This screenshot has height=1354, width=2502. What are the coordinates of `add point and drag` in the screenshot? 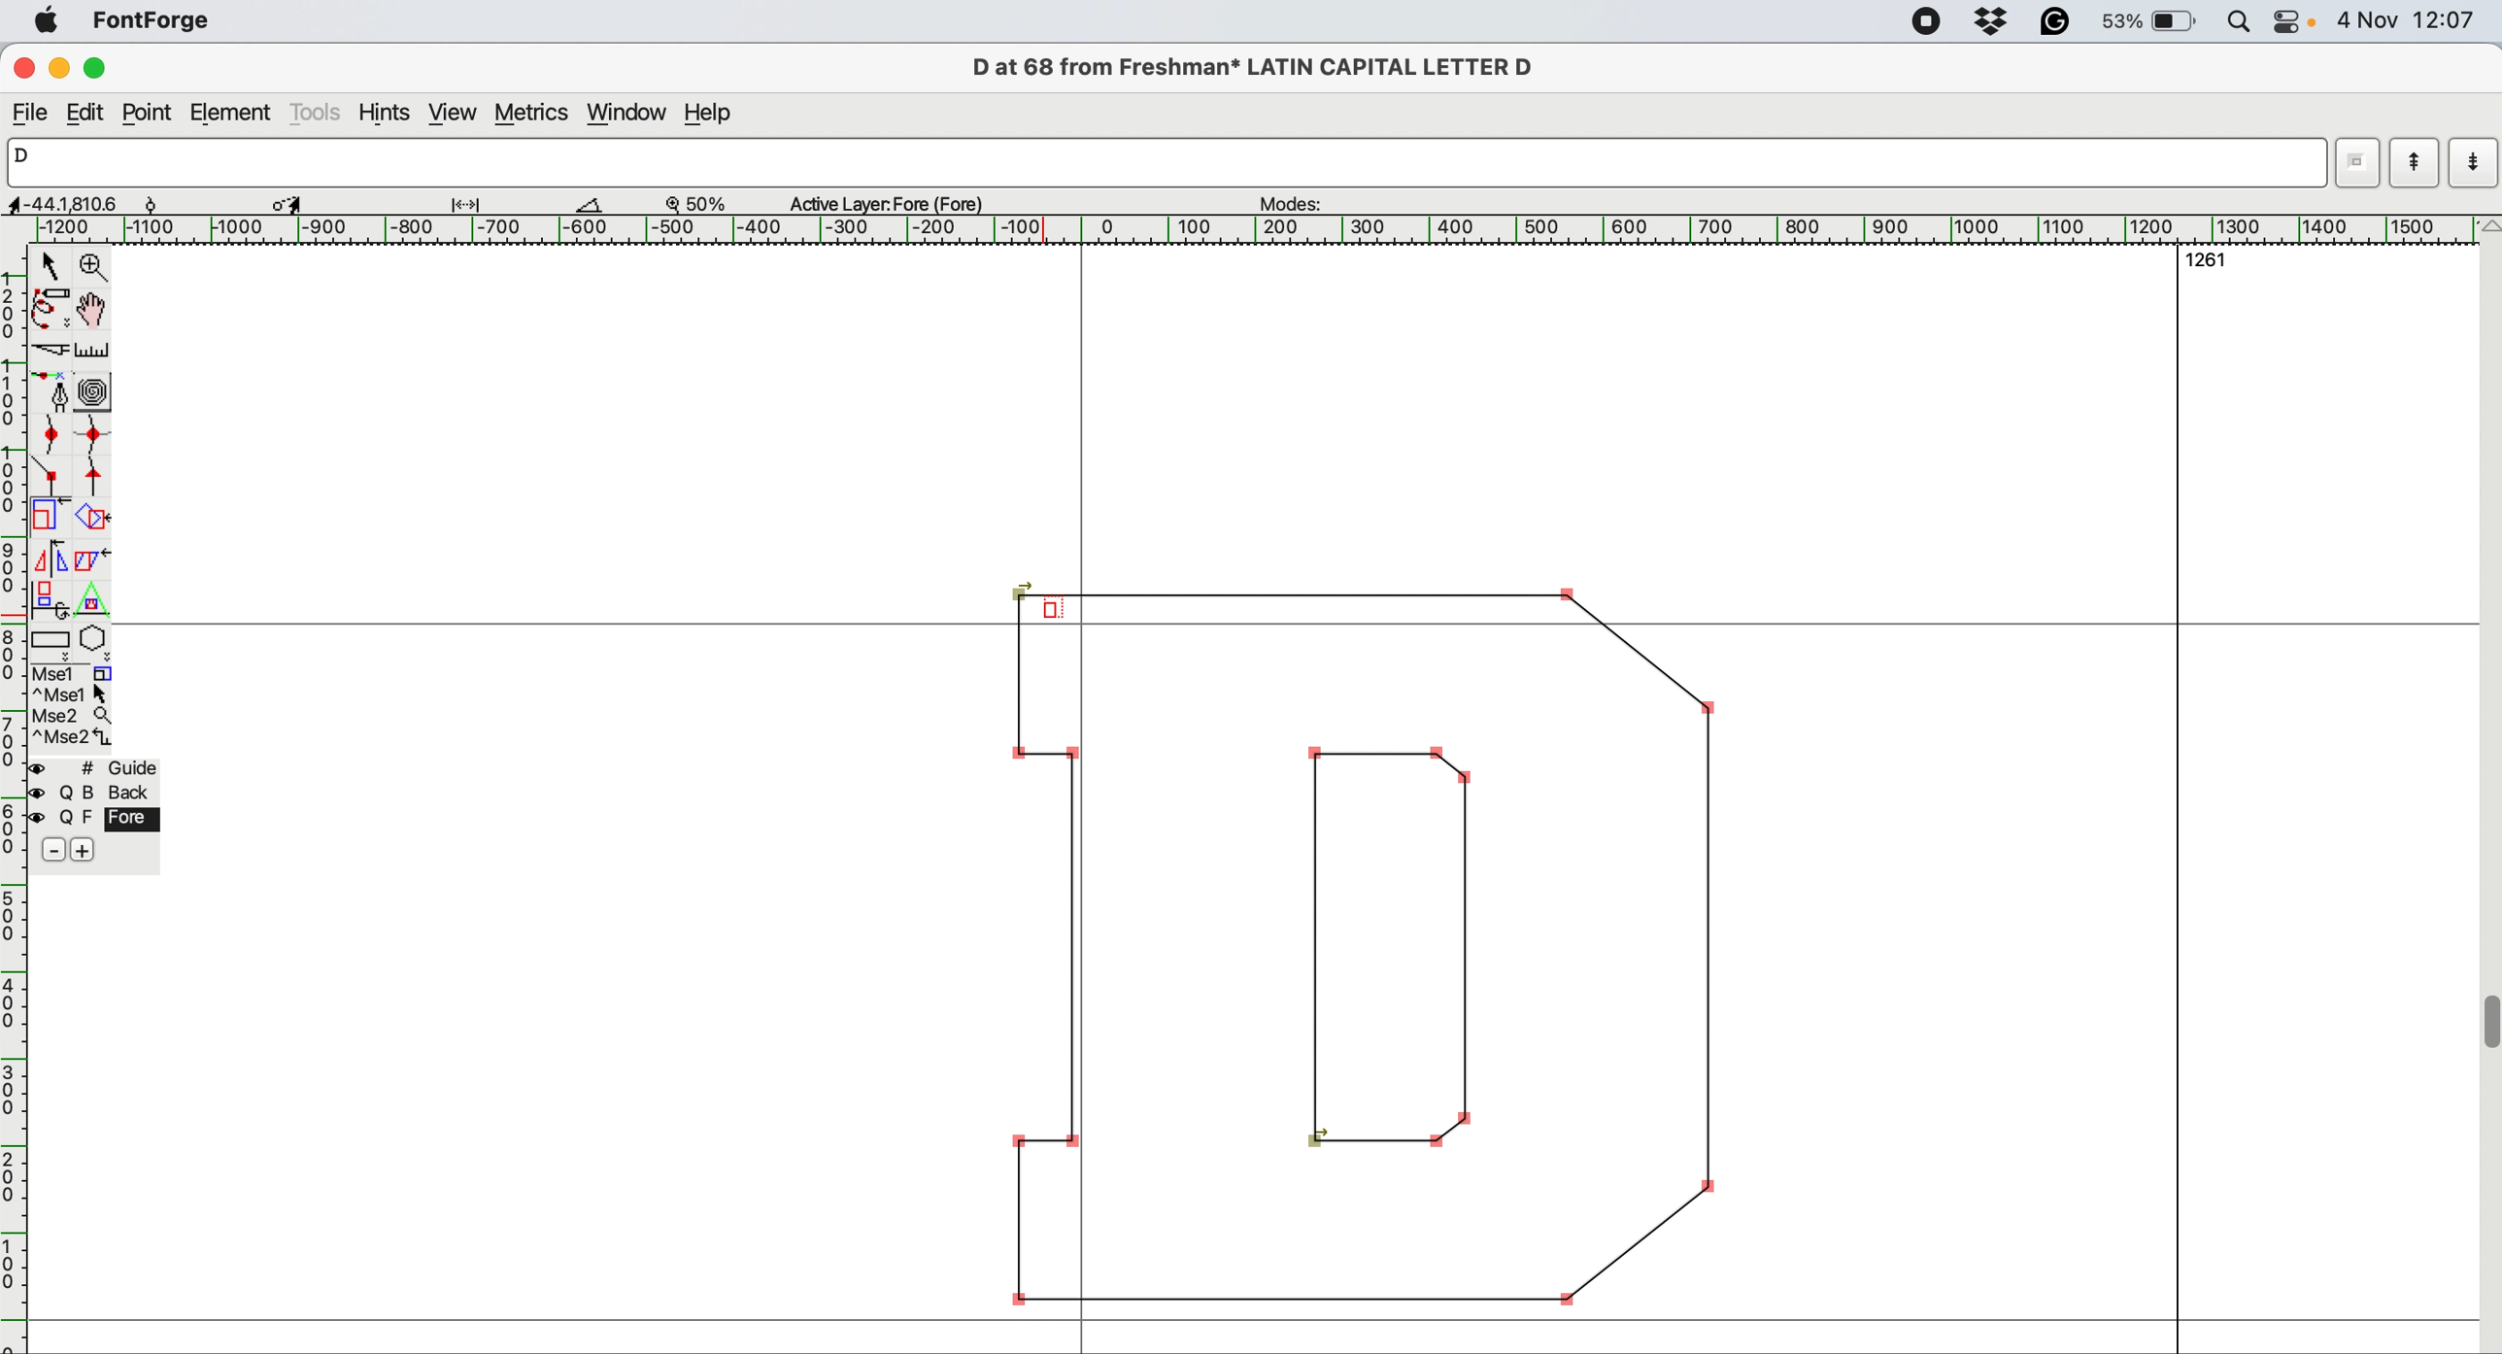 It's located at (49, 390).